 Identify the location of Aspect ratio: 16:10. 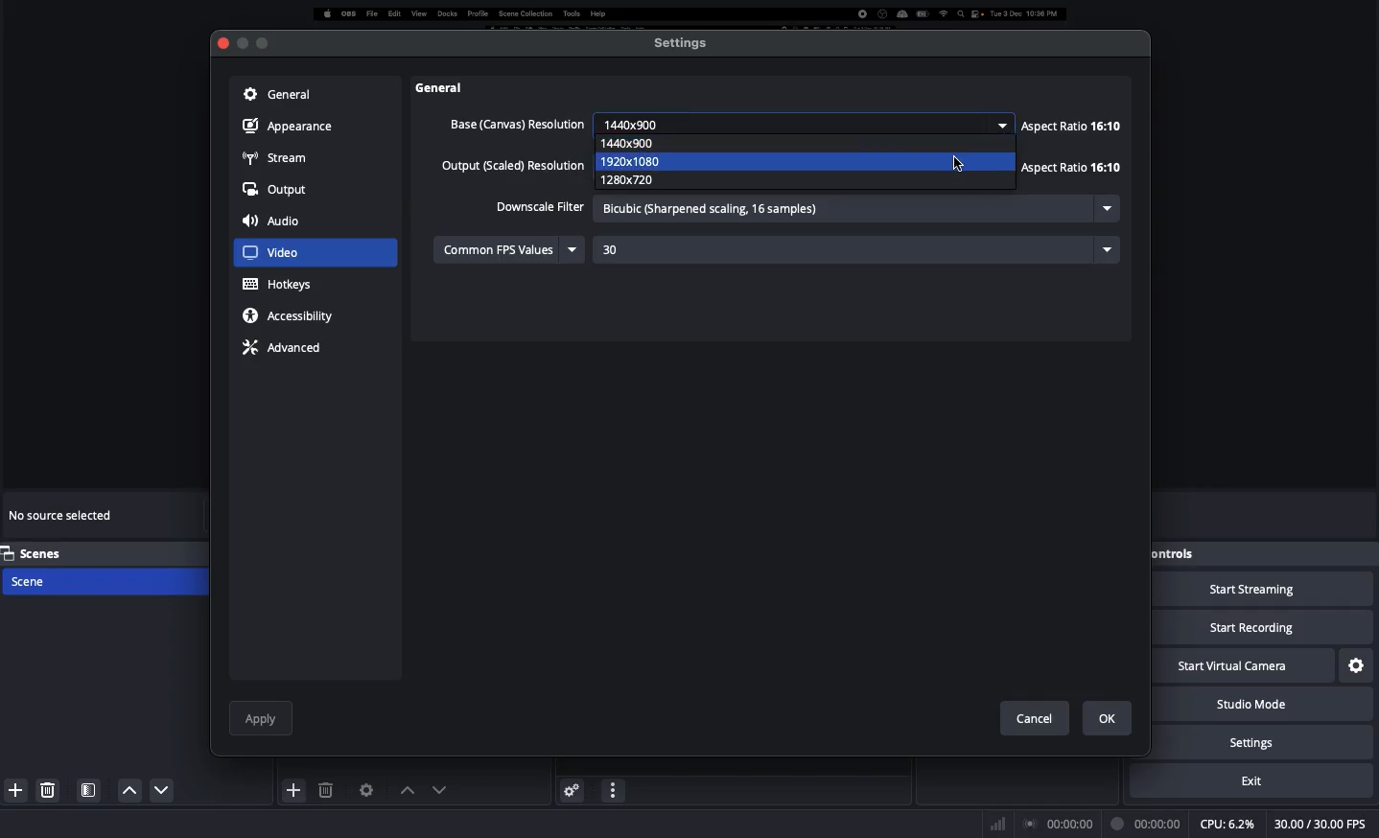
(1074, 147).